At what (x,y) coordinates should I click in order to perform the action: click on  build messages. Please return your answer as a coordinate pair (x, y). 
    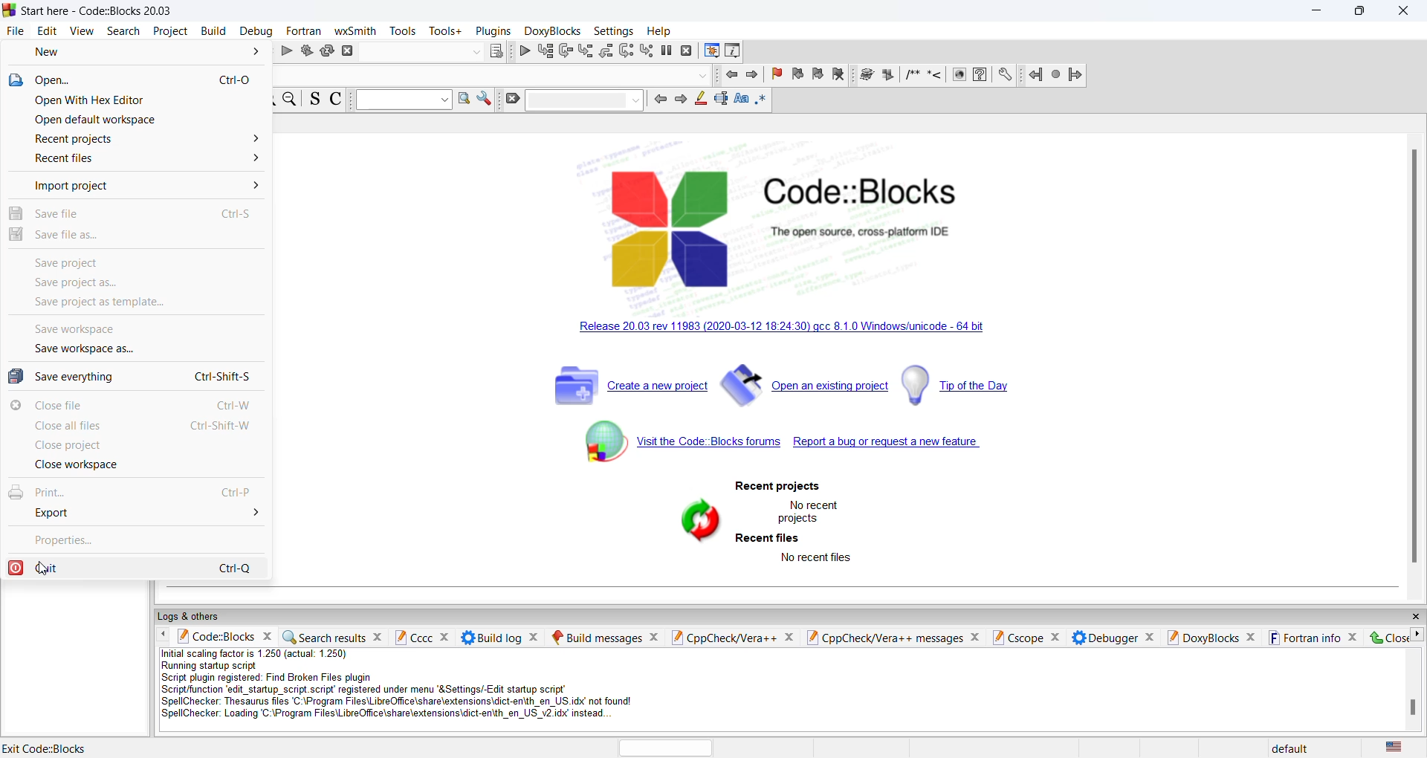
    Looking at the image, I should click on (604, 635).